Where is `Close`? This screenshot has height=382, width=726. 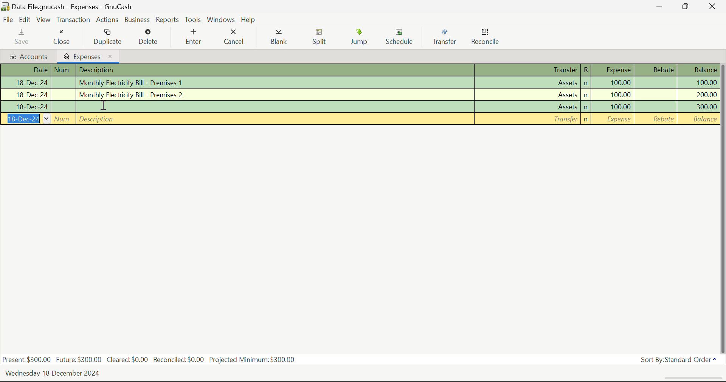
Close is located at coordinates (62, 38).